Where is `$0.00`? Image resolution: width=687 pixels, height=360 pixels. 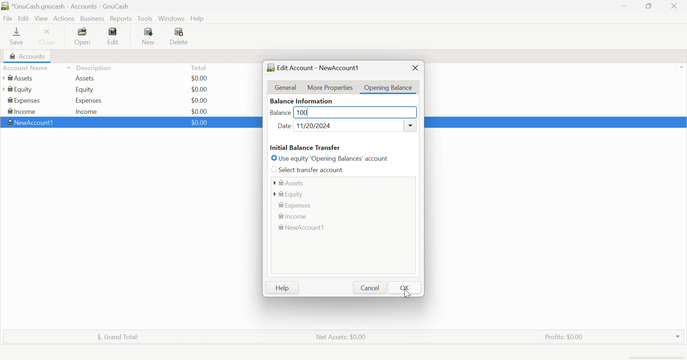
$0.00 is located at coordinates (201, 78).